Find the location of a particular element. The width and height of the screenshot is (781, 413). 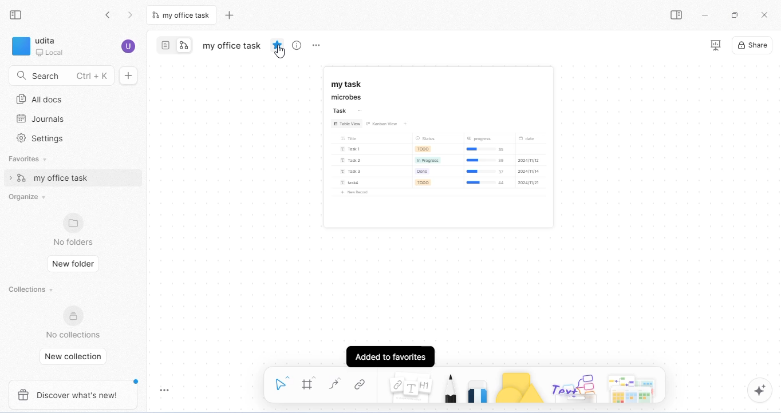

go back is located at coordinates (109, 16).